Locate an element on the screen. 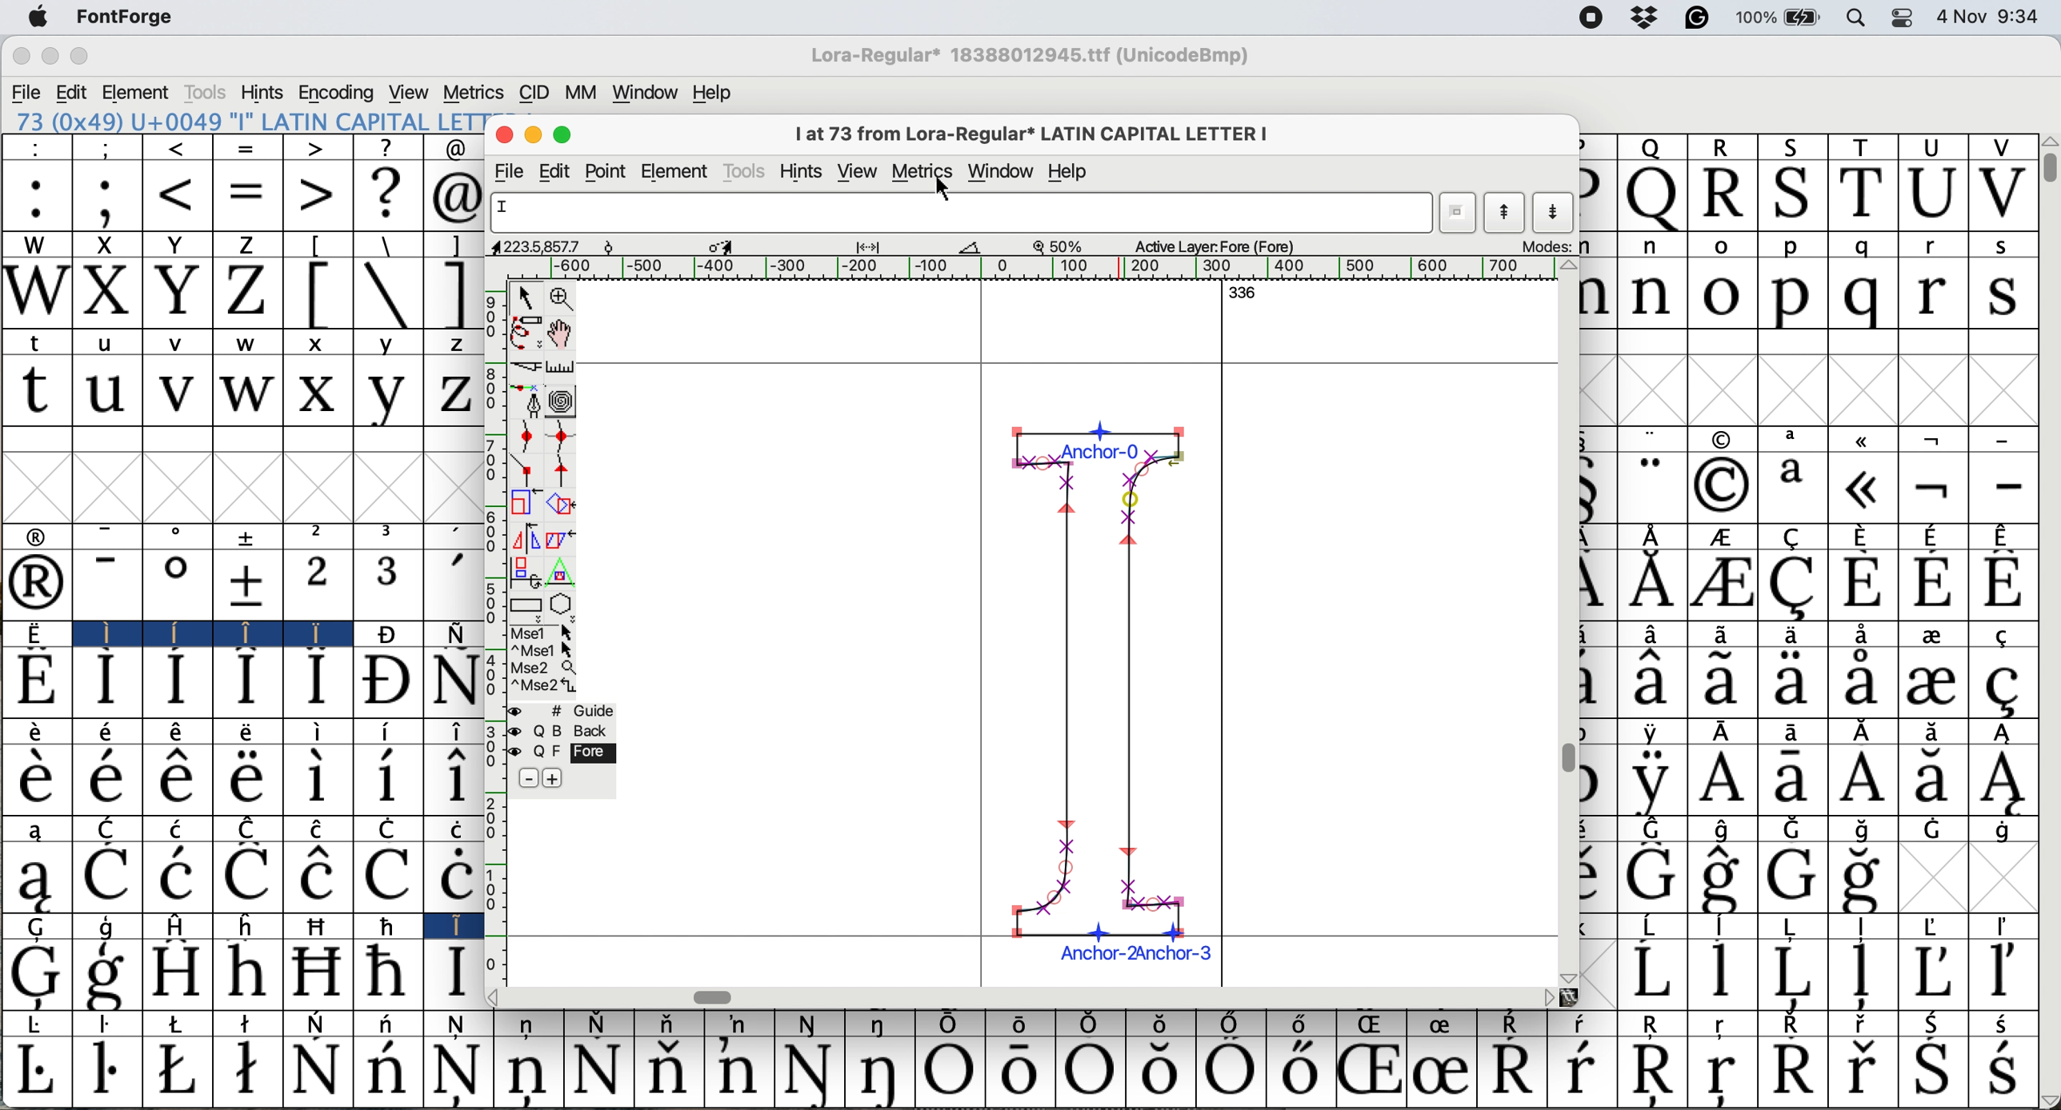 This screenshot has width=2061, height=1110.  is located at coordinates (2048, 140).